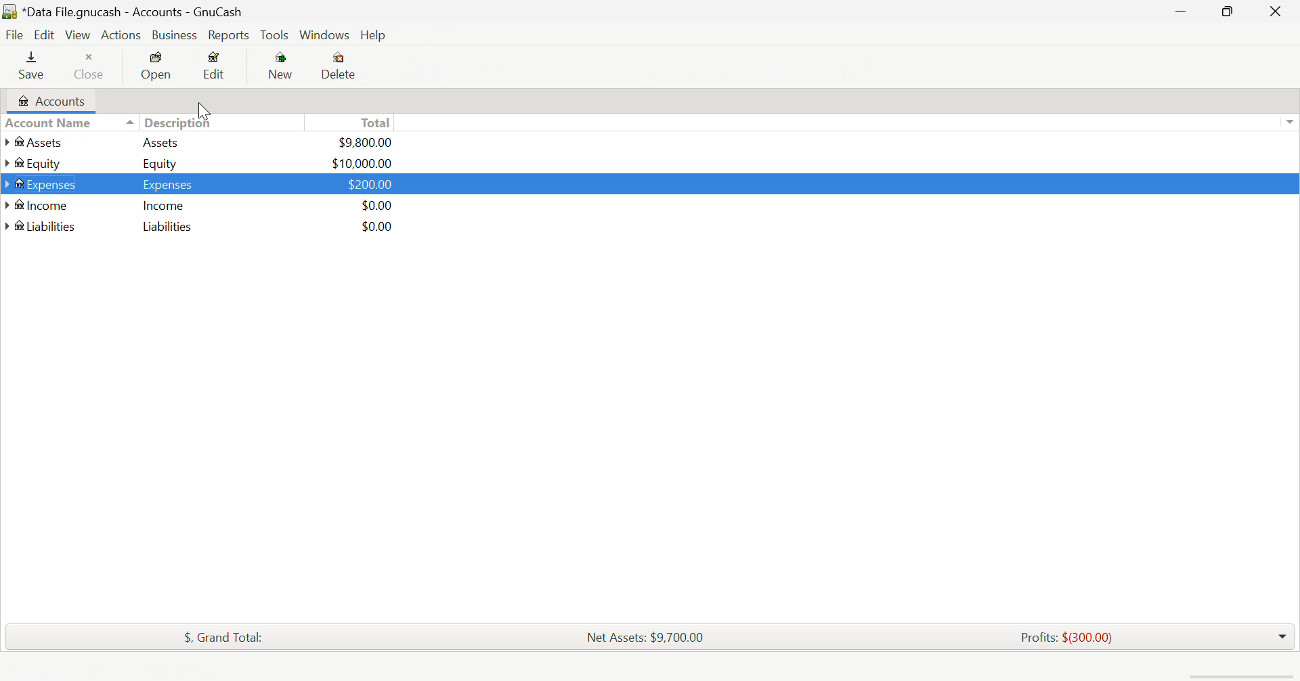 The height and width of the screenshot is (681, 1300). Describe the element at coordinates (45, 35) in the screenshot. I see `Edit` at that location.